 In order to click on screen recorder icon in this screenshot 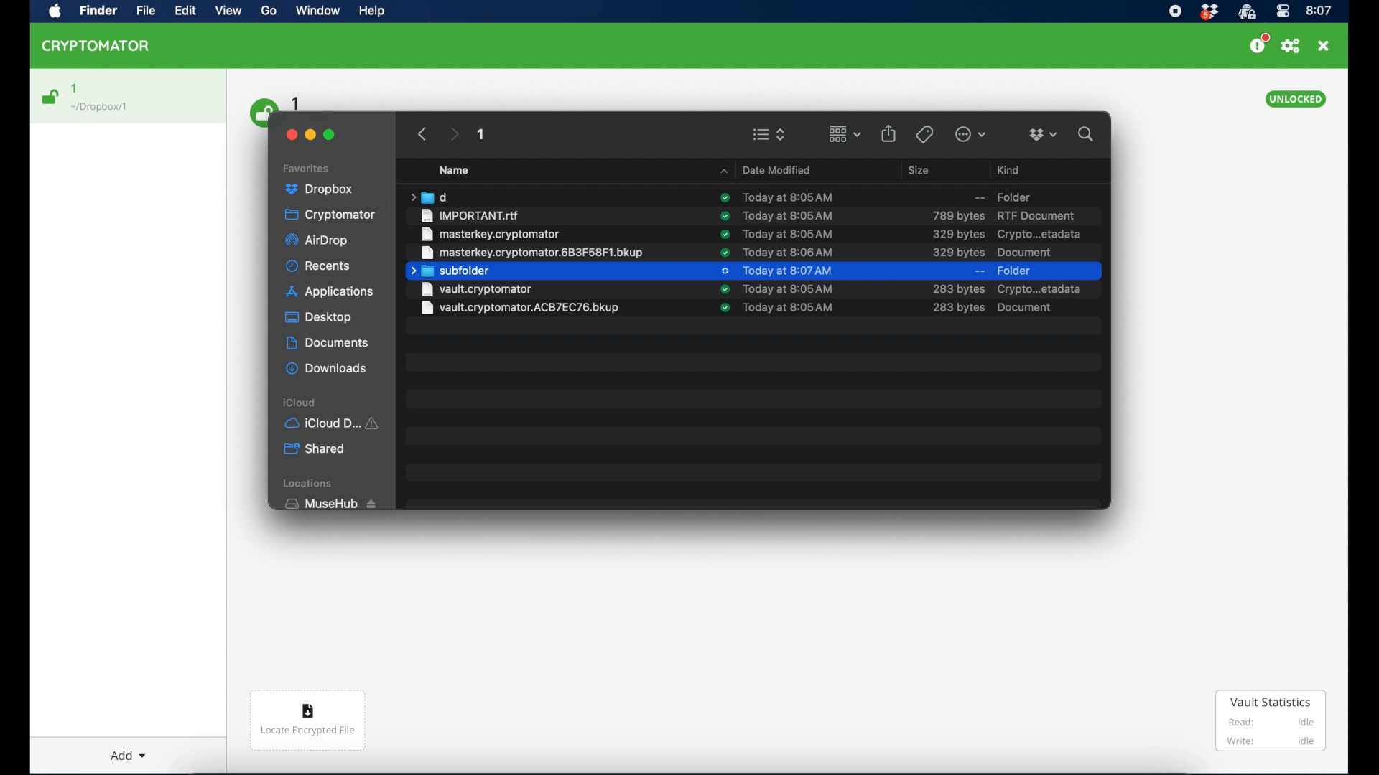, I will do `click(1176, 11)`.